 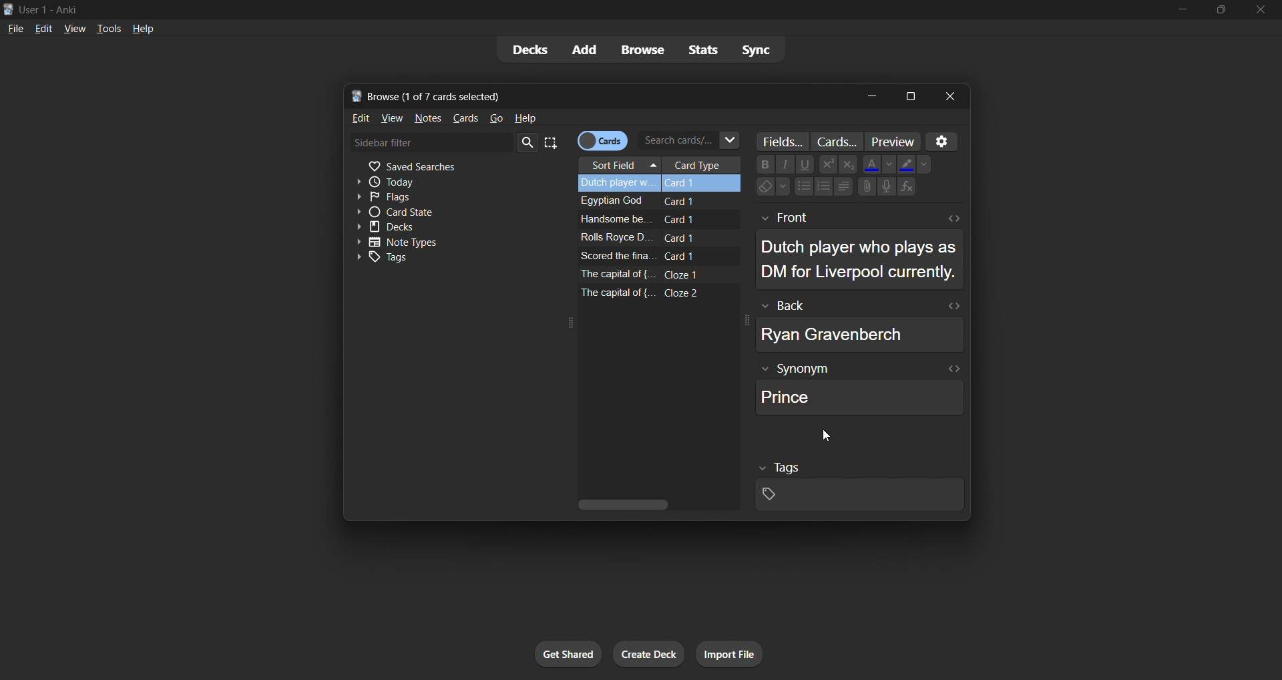 I want to click on Eraser, so click(x=761, y=188).